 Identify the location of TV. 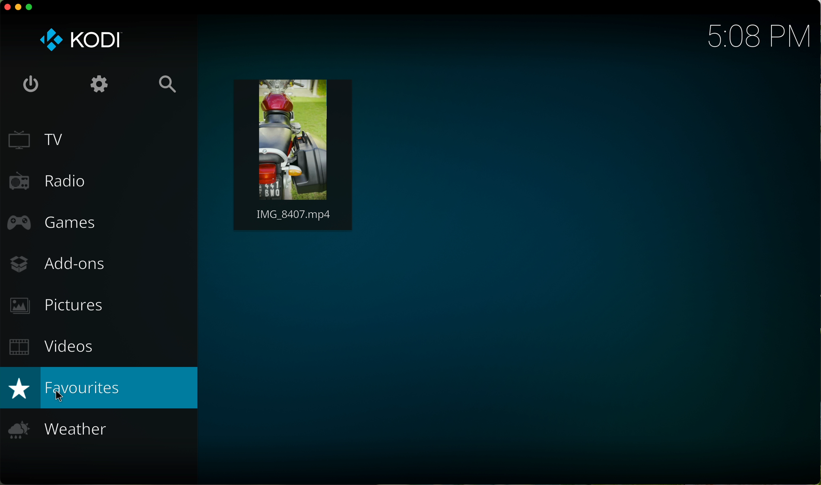
(100, 140).